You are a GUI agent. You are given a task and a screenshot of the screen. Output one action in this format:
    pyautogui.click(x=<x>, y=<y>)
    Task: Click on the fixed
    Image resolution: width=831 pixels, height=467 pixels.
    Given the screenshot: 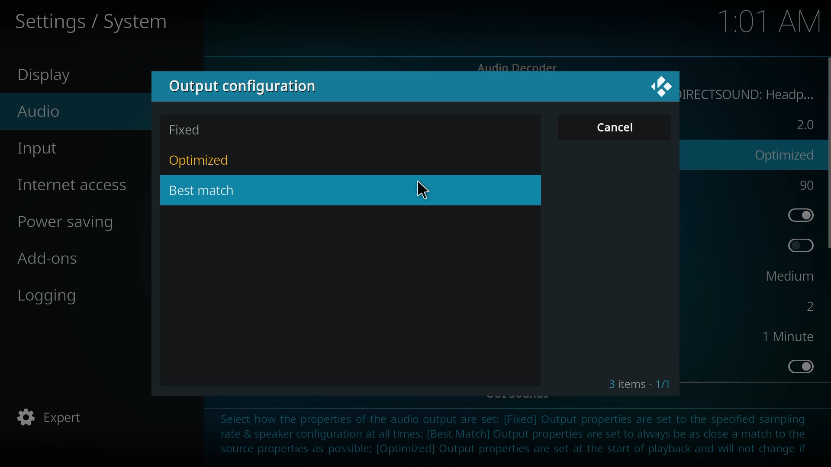 What is the action you would take?
    pyautogui.click(x=188, y=131)
    